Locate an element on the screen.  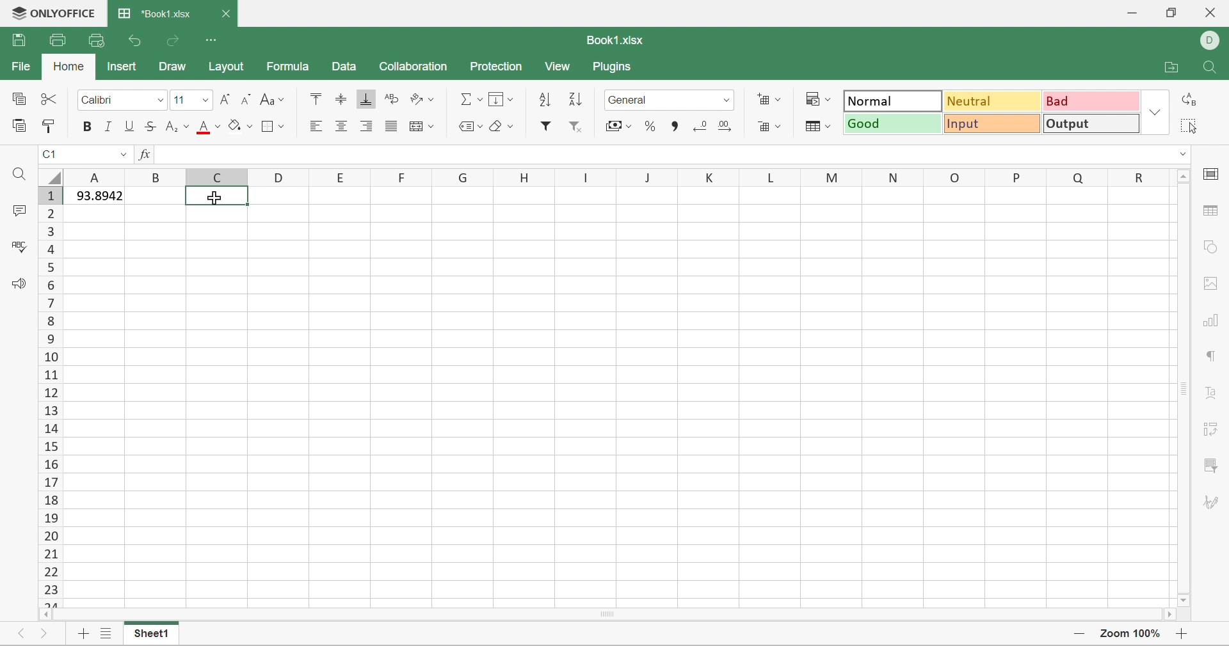
Plugins is located at coordinates (615, 67).